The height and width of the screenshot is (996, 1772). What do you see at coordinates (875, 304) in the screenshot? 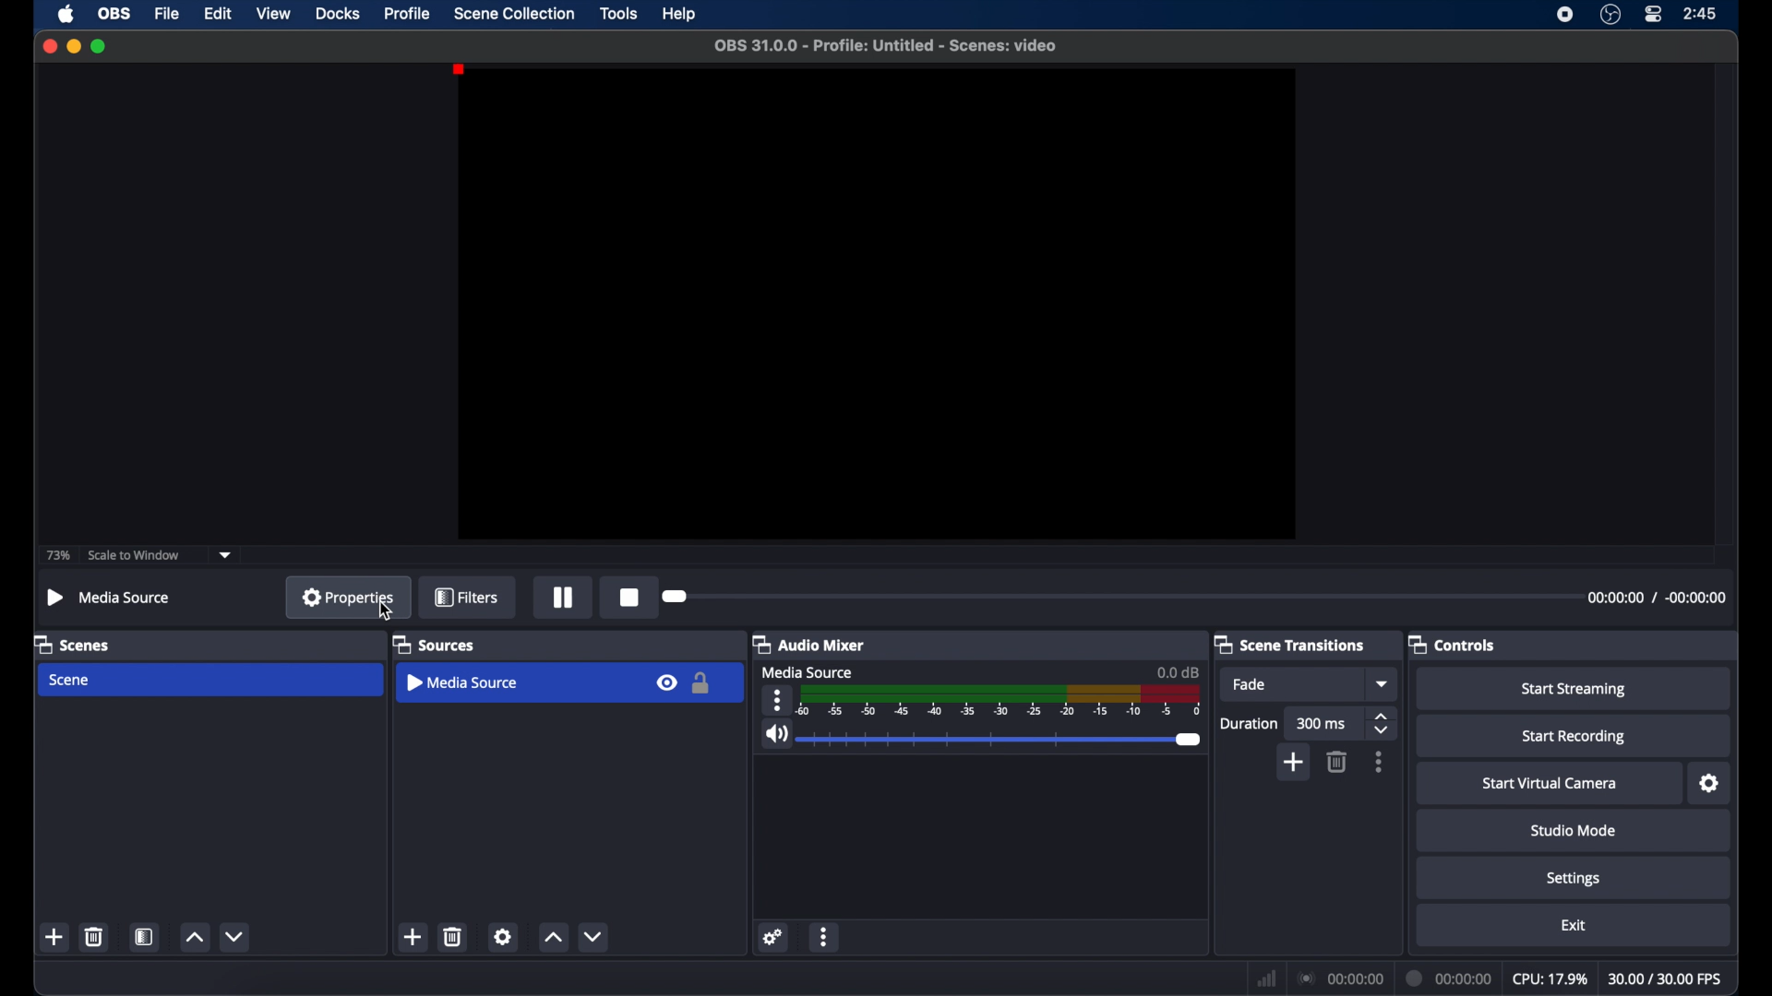
I see `preview` at bounding box center [875, 304].